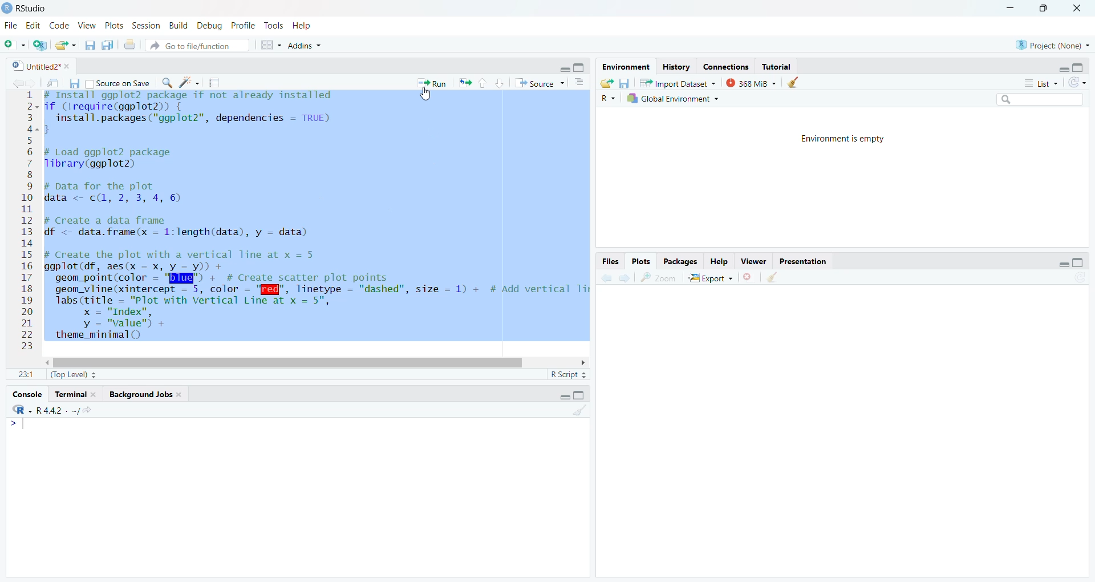  Describe the element at coordinates (712, 279) in the screenshot. I see `| Export ~` at that location.